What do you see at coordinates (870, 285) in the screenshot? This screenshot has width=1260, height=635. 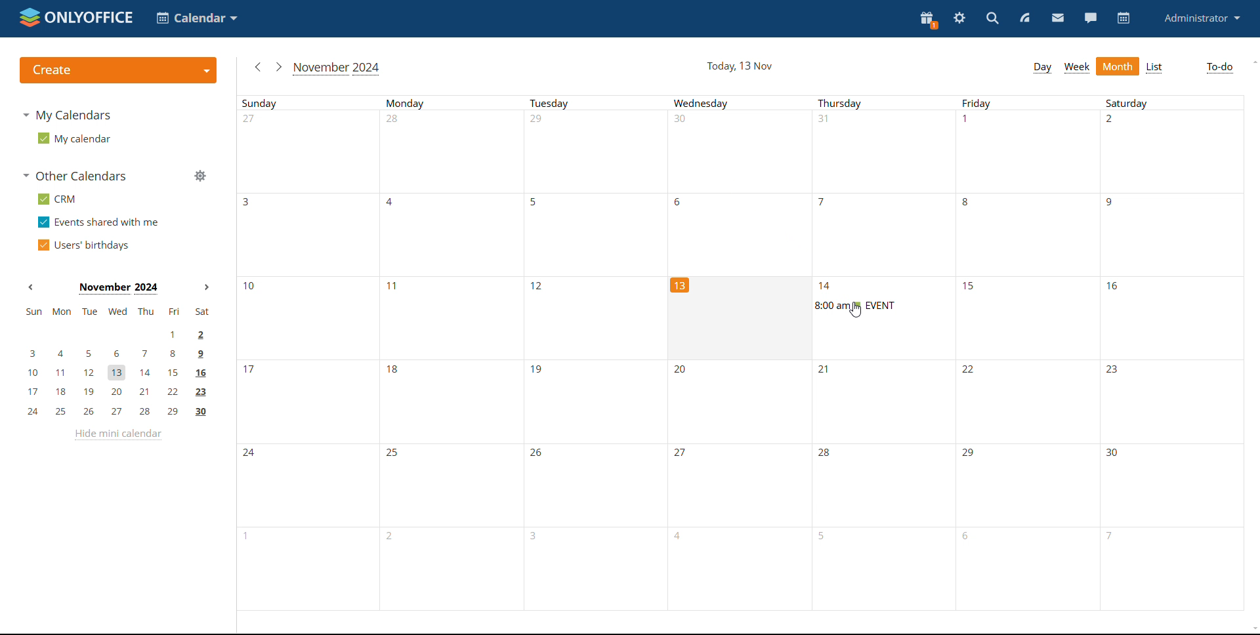 I see `14` at bounding box center [870, 285].